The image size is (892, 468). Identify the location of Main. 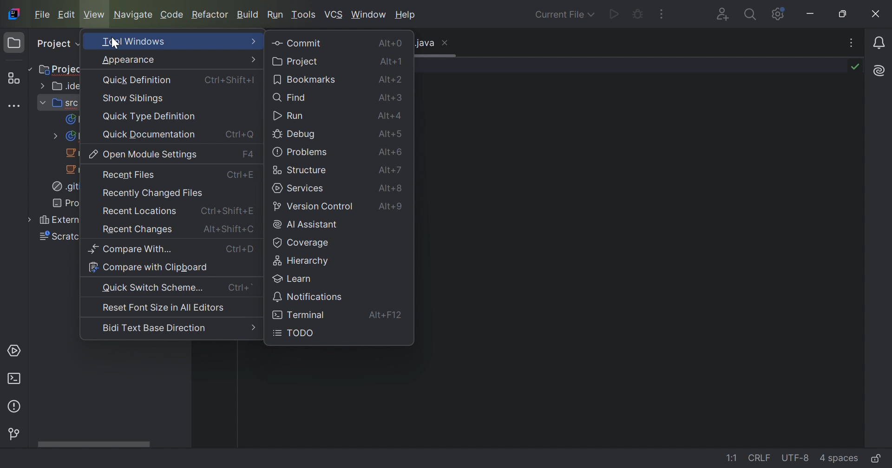
(71, 119).